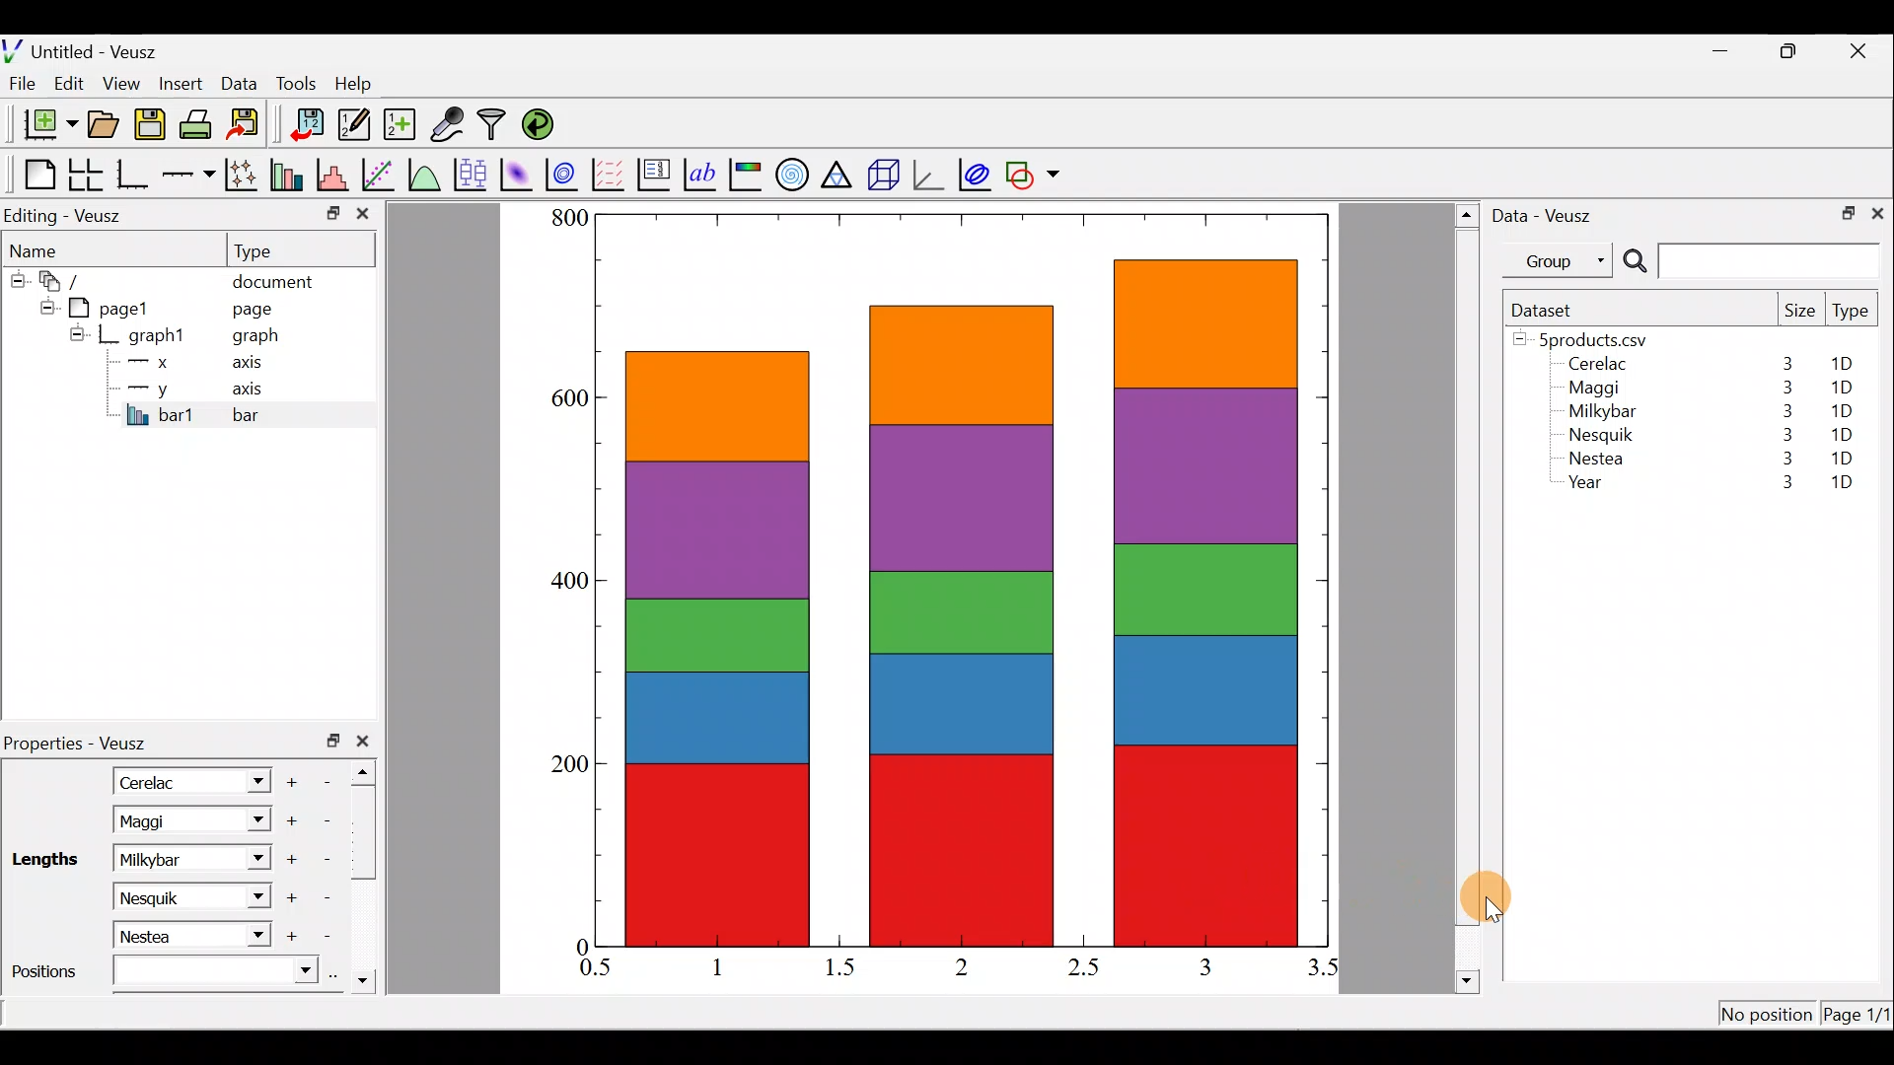  Describe the element at coordinates (612, 175) in the screenshot. I see `Plot a vector field` at that location.